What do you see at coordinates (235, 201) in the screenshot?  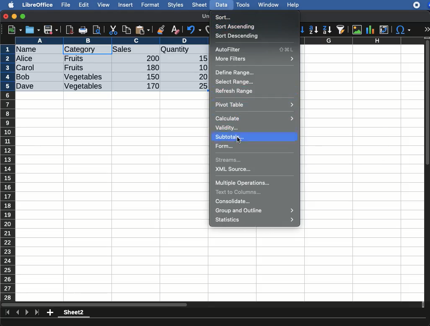 I see `consolidate` at bounding box center [235, 201].